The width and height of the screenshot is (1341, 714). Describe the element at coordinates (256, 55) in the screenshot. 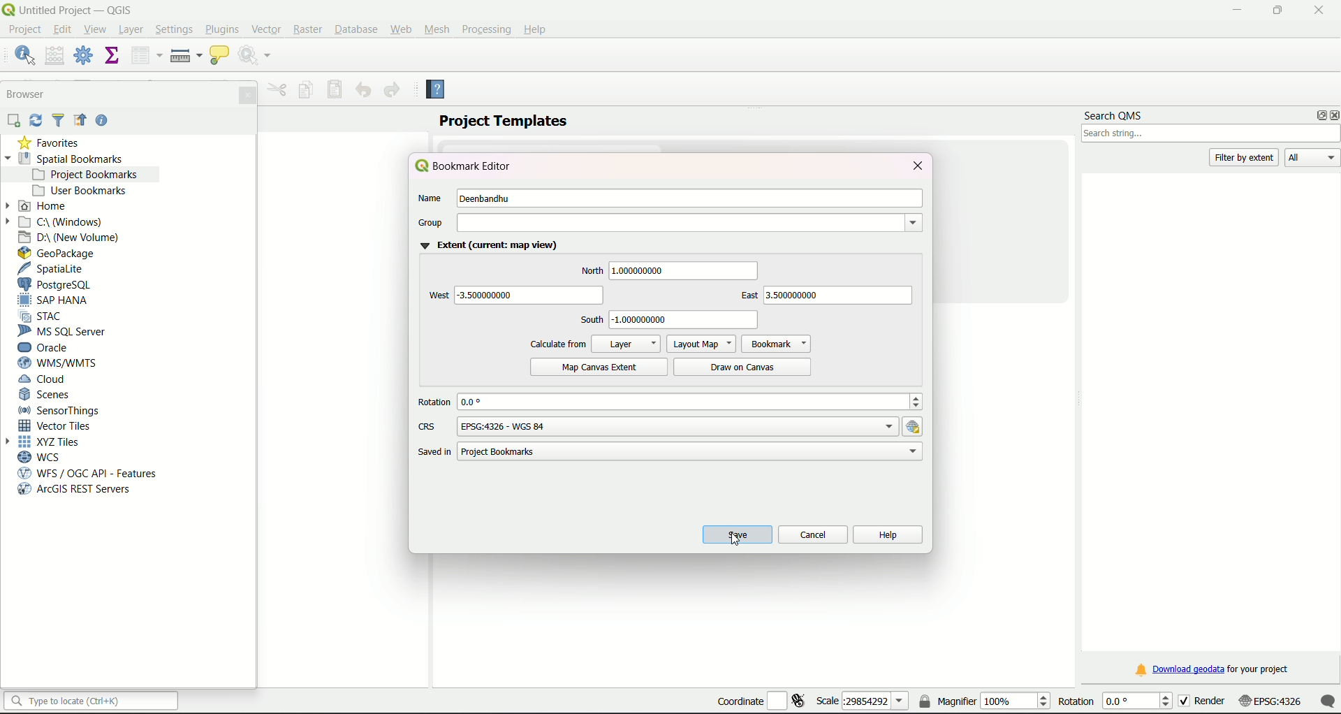

I see `run feature action` at that location.